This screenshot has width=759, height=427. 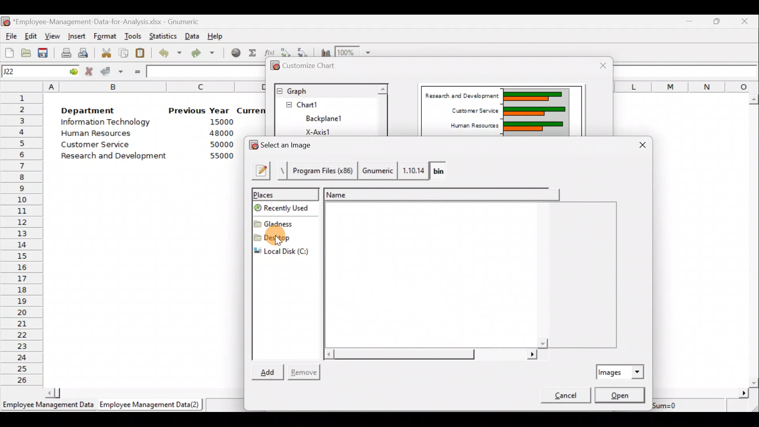 What do you see at coordinates (308, 66) in the screenshot?
I see `Customize chart` at bounding box center [308, 66].